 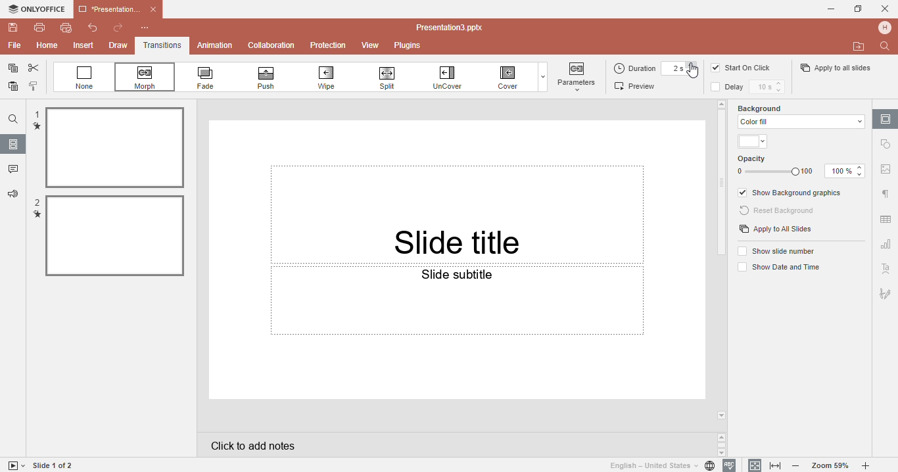 I want to click on Spell checking, so click(x=730, y=465).